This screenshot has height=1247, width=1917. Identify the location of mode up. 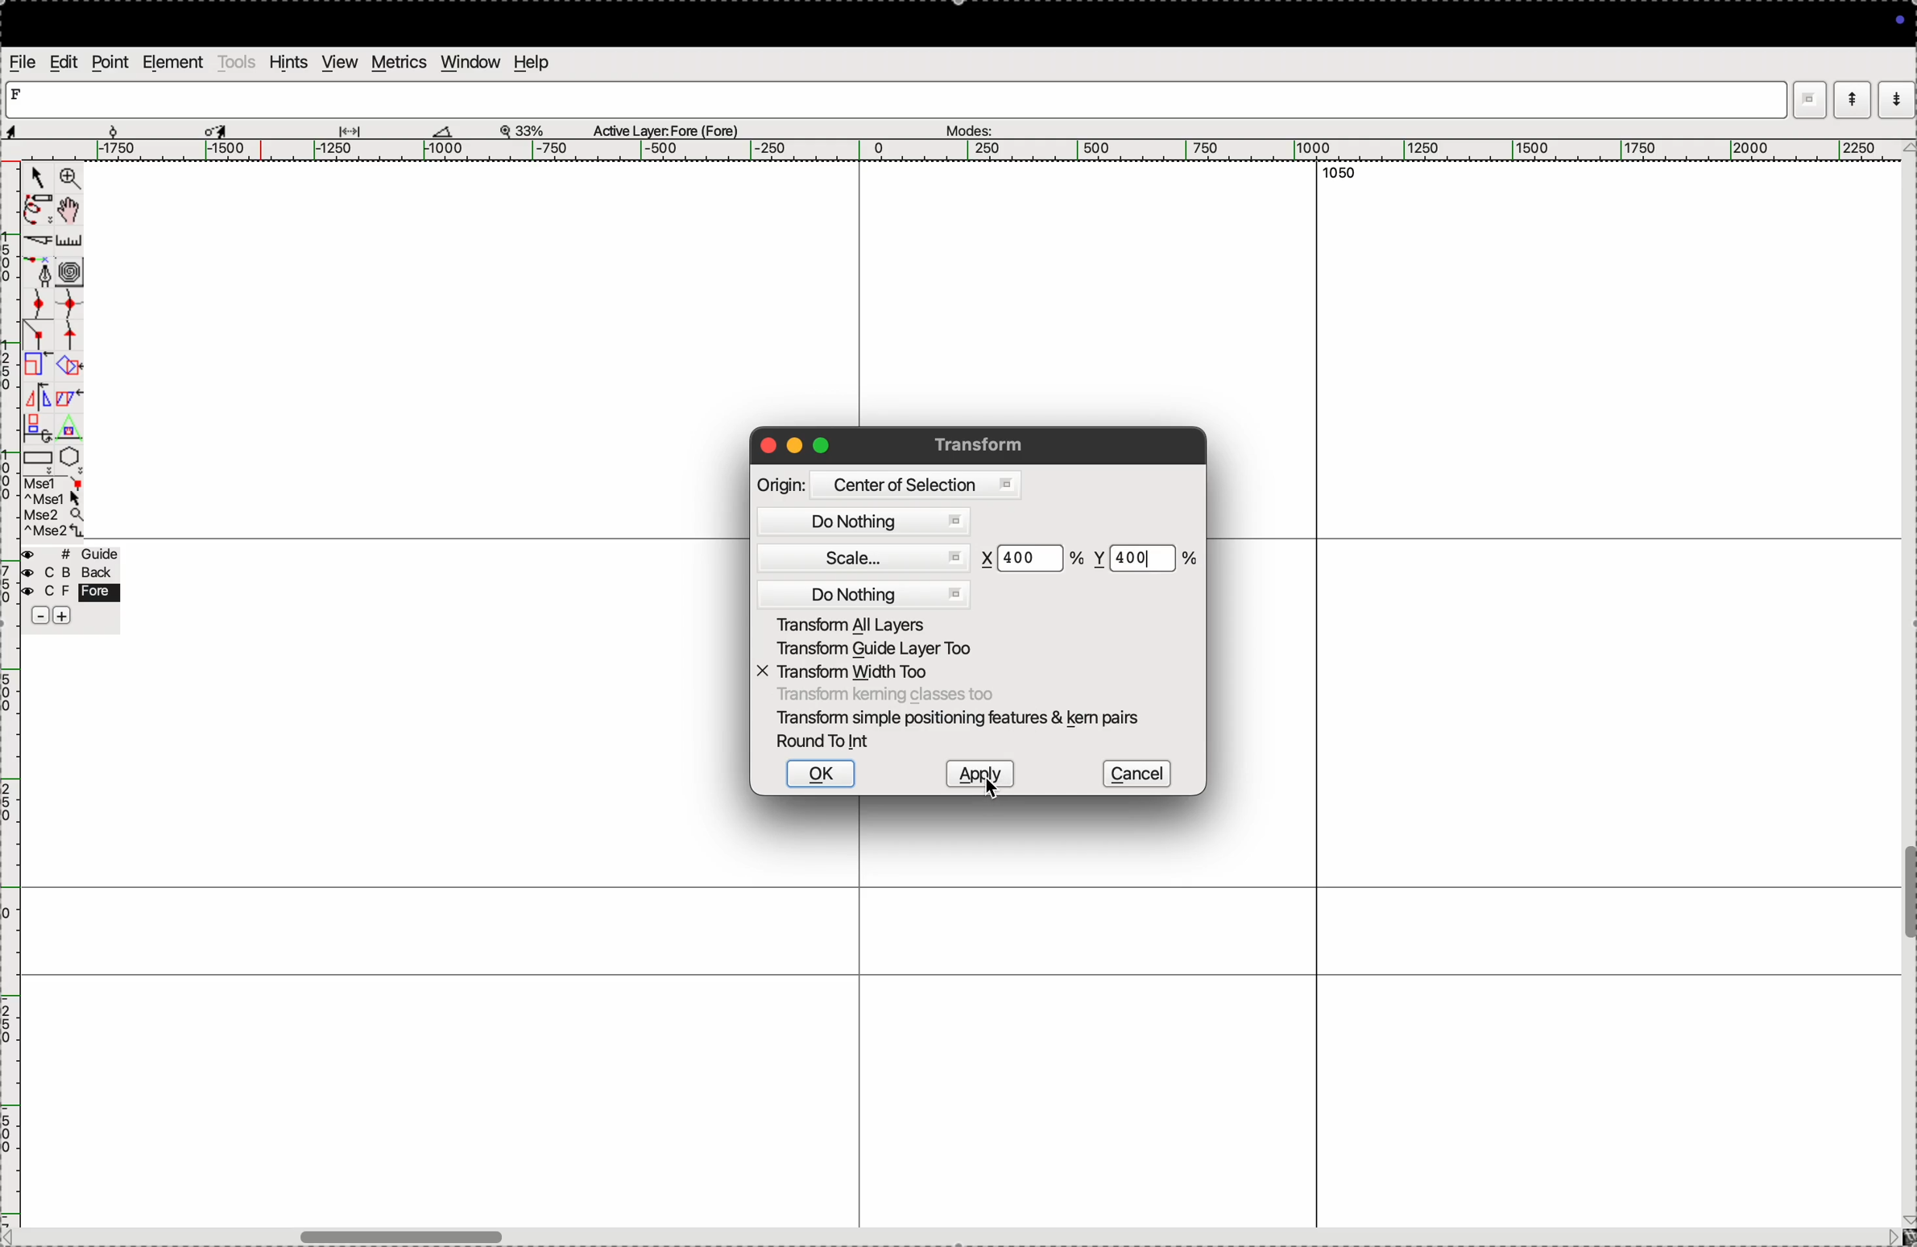
(1850, 100).